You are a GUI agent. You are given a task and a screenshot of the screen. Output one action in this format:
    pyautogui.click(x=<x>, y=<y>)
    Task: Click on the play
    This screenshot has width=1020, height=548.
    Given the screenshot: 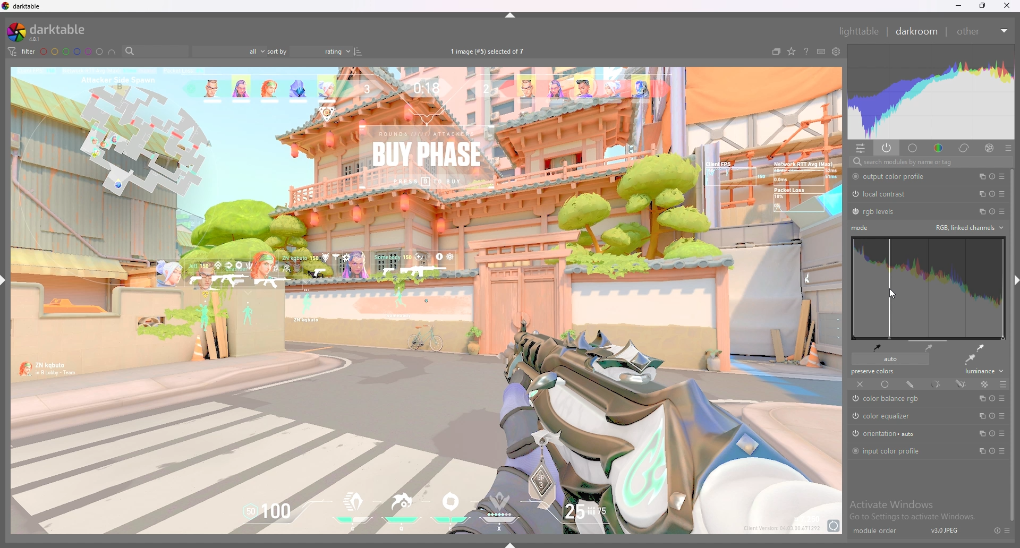 What is the action you would take?
    pyautogui.click(x=992, y=416)
    